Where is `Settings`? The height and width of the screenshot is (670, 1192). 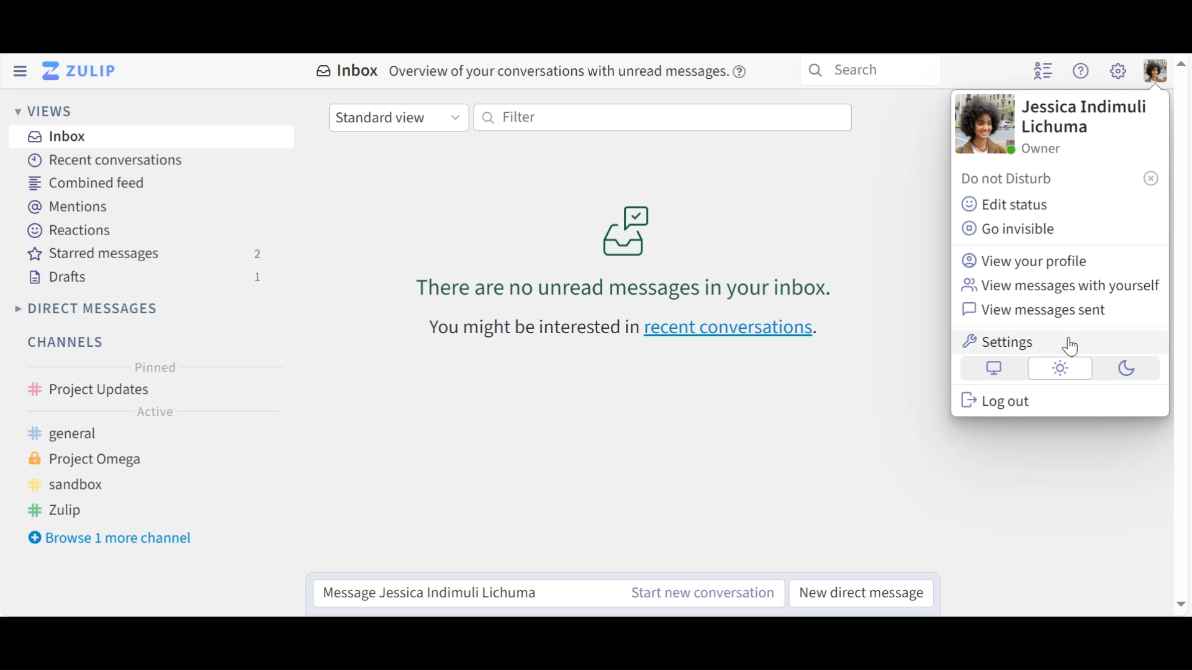
Settings is located at coordinates (1061, 342).